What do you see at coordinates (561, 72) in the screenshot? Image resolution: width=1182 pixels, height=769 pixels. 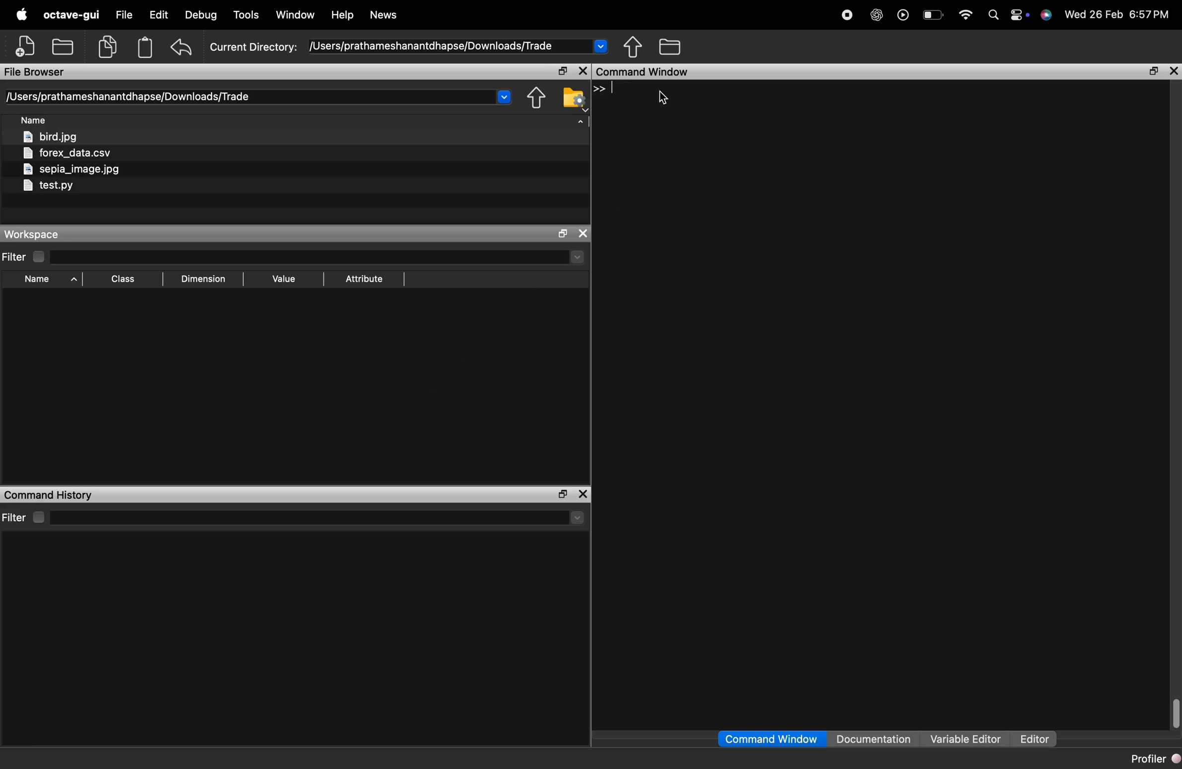 I see `maximize` at bounding box center [561, 72].